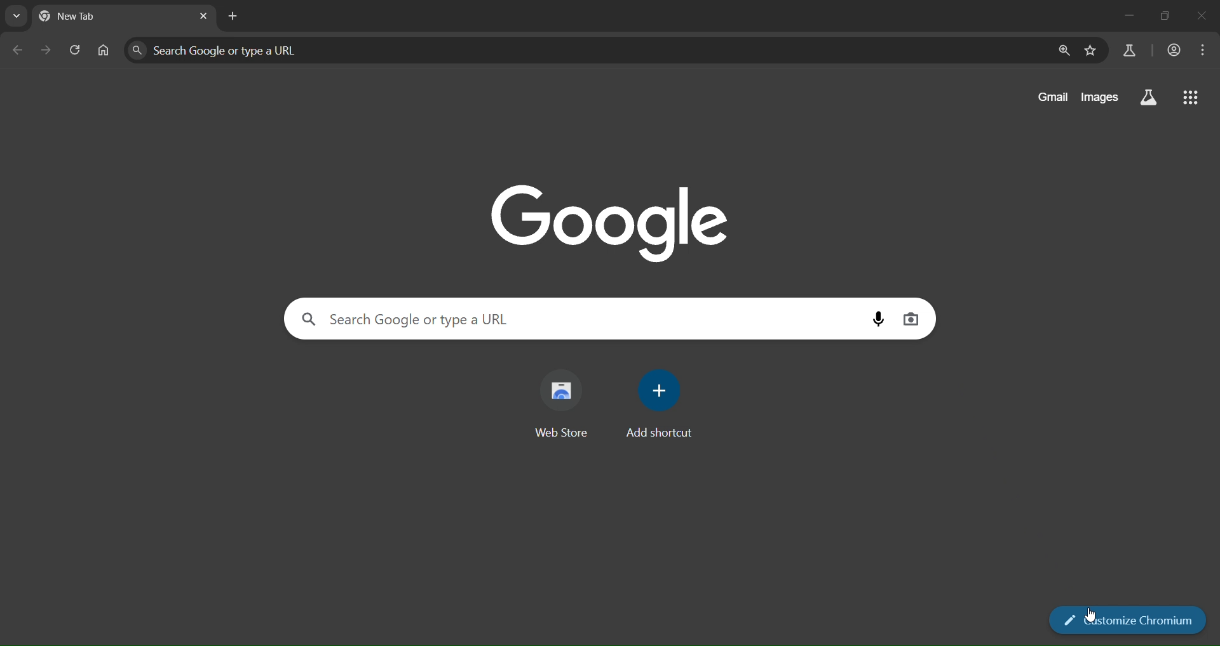  I want to click on google apps, so click(1189, 96).